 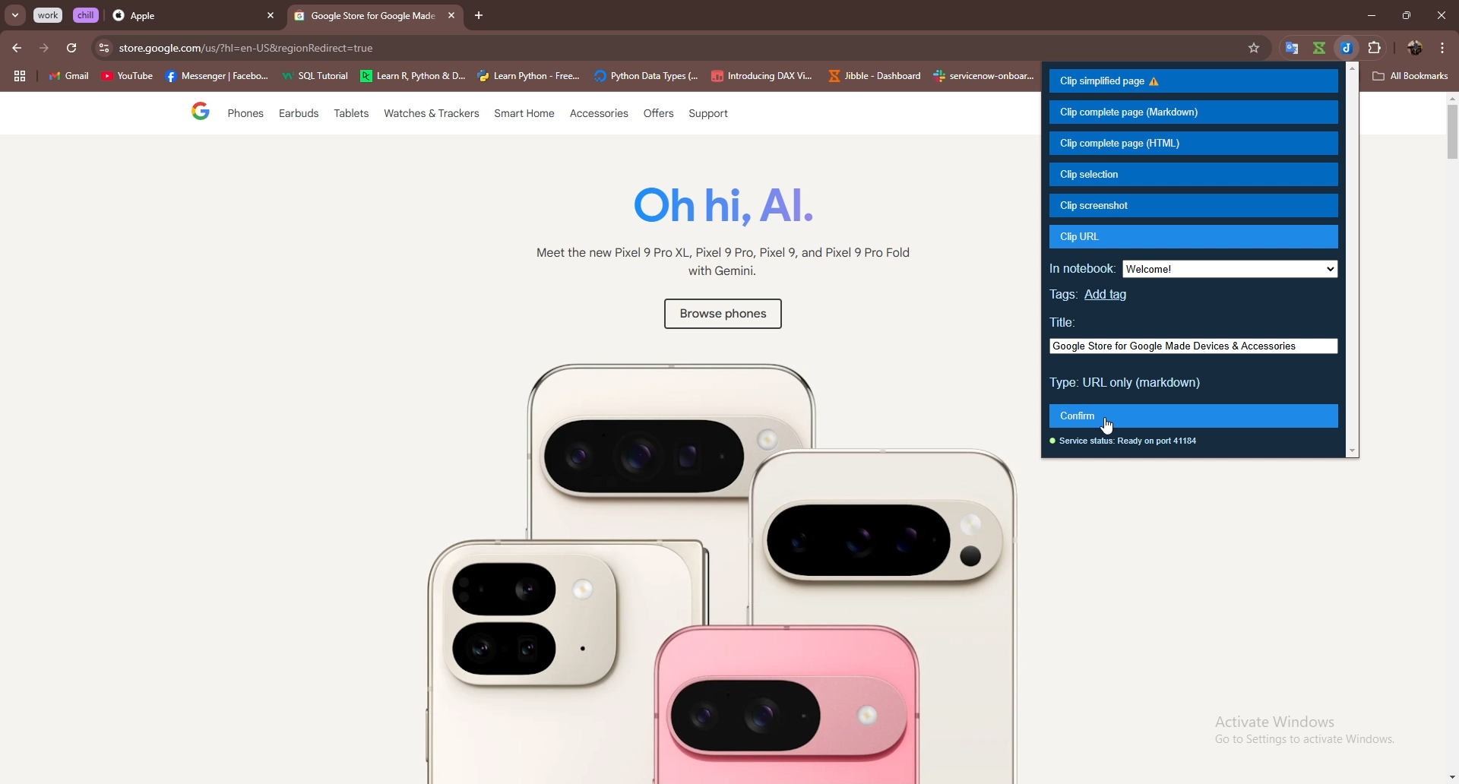 What do you see at coordinates (1193, 144) in the screenshot?
I see `clip complete page (html)` at bounding box center [1193, 144].